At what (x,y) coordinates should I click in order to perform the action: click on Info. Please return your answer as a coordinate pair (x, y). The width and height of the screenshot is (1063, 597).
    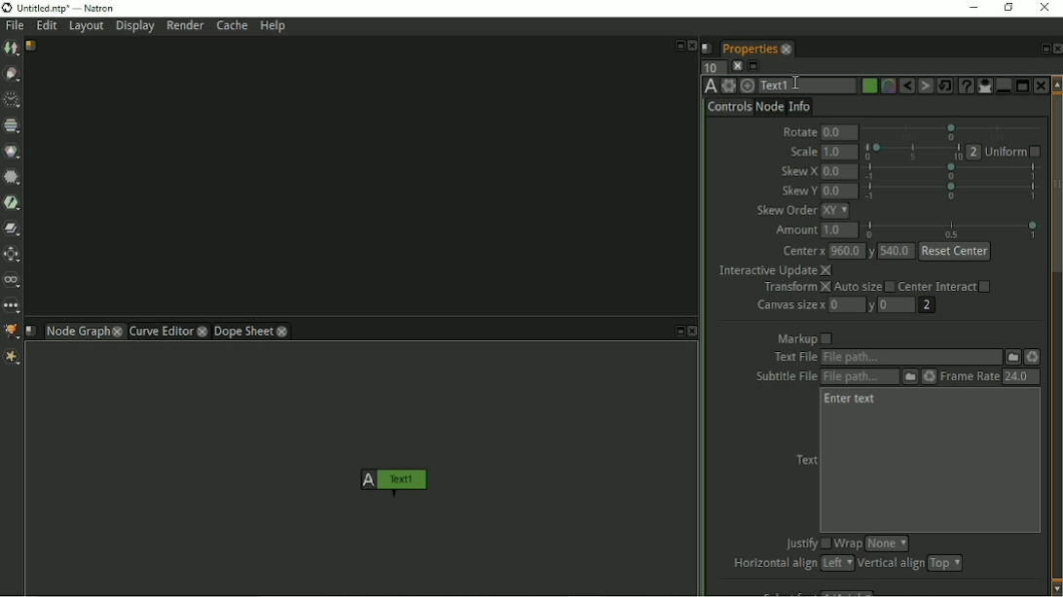
    Looking at the image, I should click on (800, 105).